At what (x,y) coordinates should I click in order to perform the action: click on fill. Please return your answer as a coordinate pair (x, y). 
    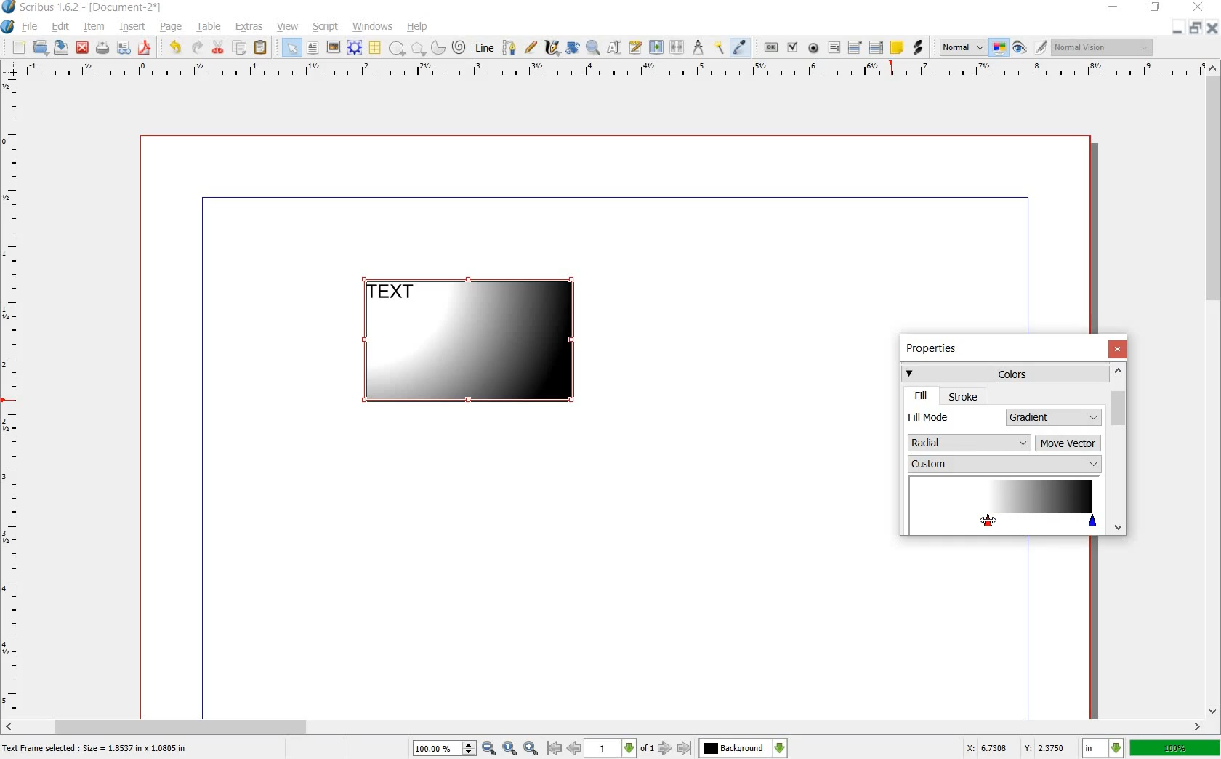
    Looking at the image, I should click on (922, 395).